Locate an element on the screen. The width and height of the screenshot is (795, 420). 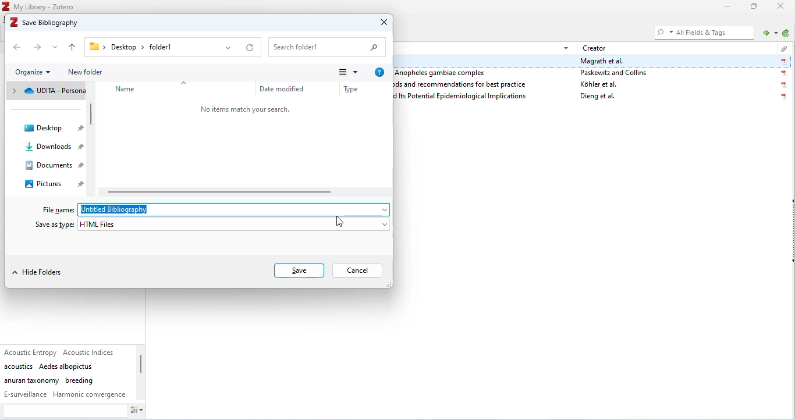
locate is located at coordinates (768, 32).